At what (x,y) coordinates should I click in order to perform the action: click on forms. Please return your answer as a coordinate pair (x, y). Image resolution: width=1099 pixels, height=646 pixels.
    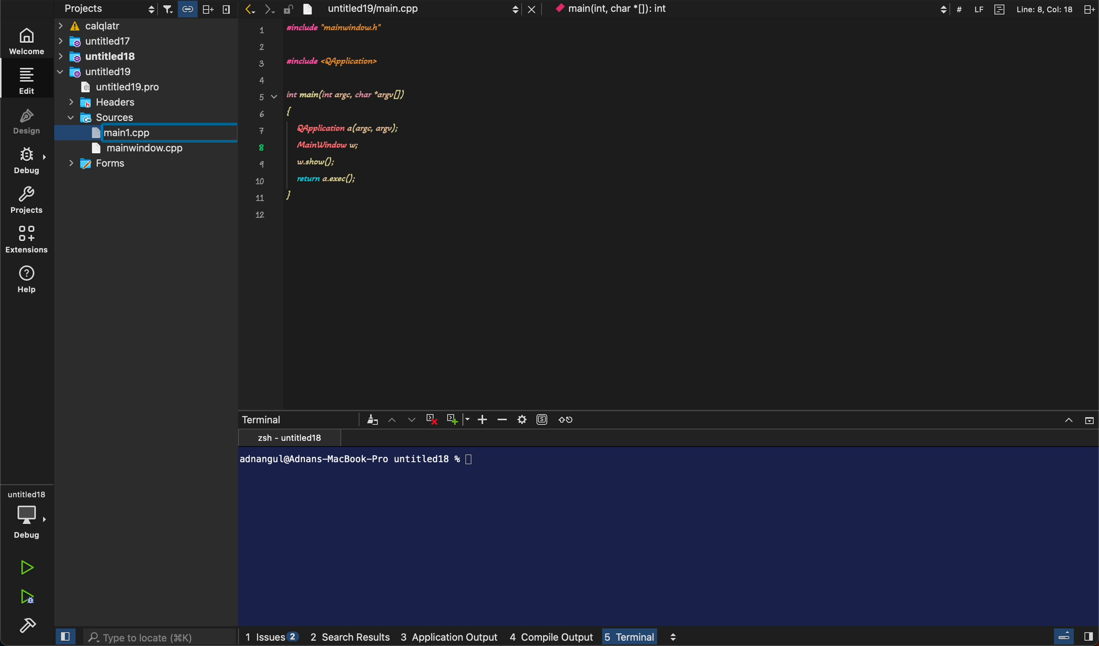
    Looking at the image, I should click on (102, 164).